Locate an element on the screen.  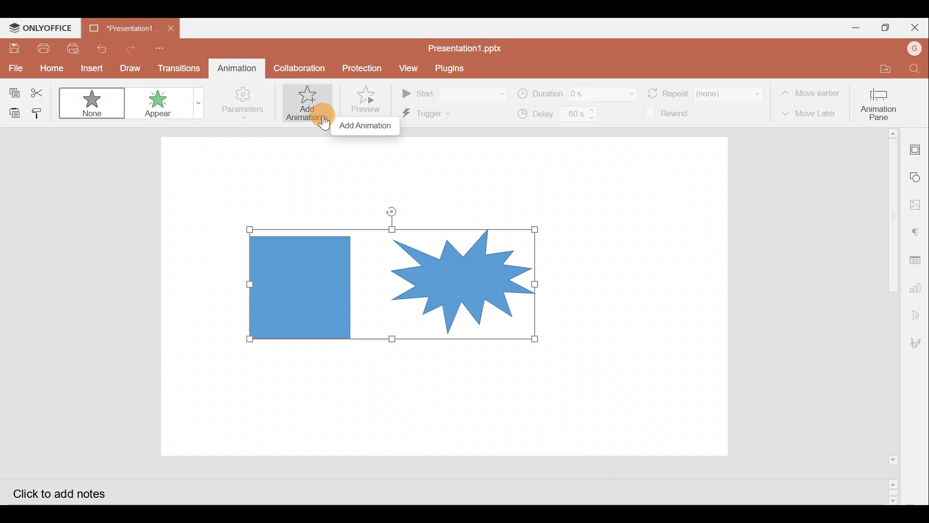
Rewind is located at coordinates (670, 114).